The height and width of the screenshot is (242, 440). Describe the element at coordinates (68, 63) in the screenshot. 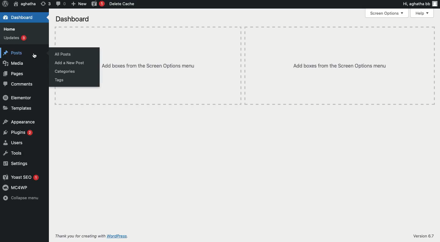

I see `Add a new post` at that location.